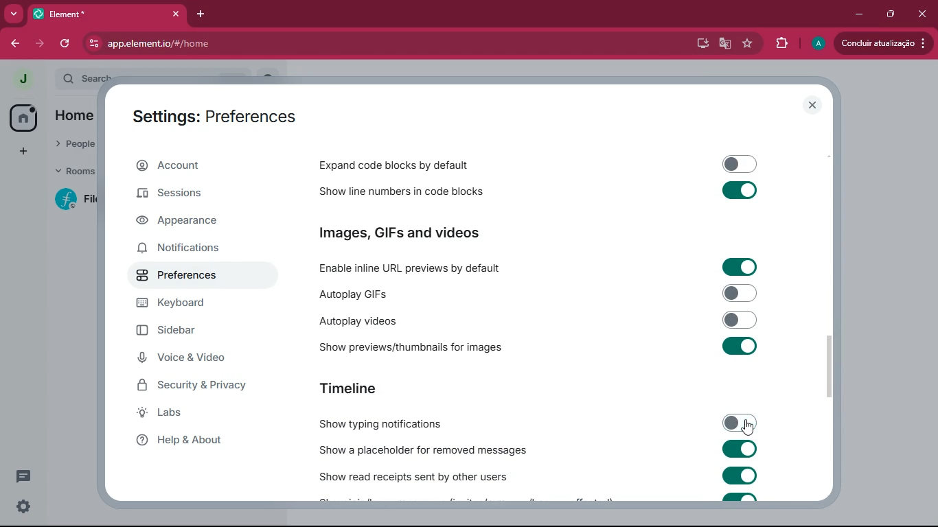 Image resolution: width=938 pixels, height=527 pixels. I want to click on show previews/thumbnails for images, so click(415, 347).